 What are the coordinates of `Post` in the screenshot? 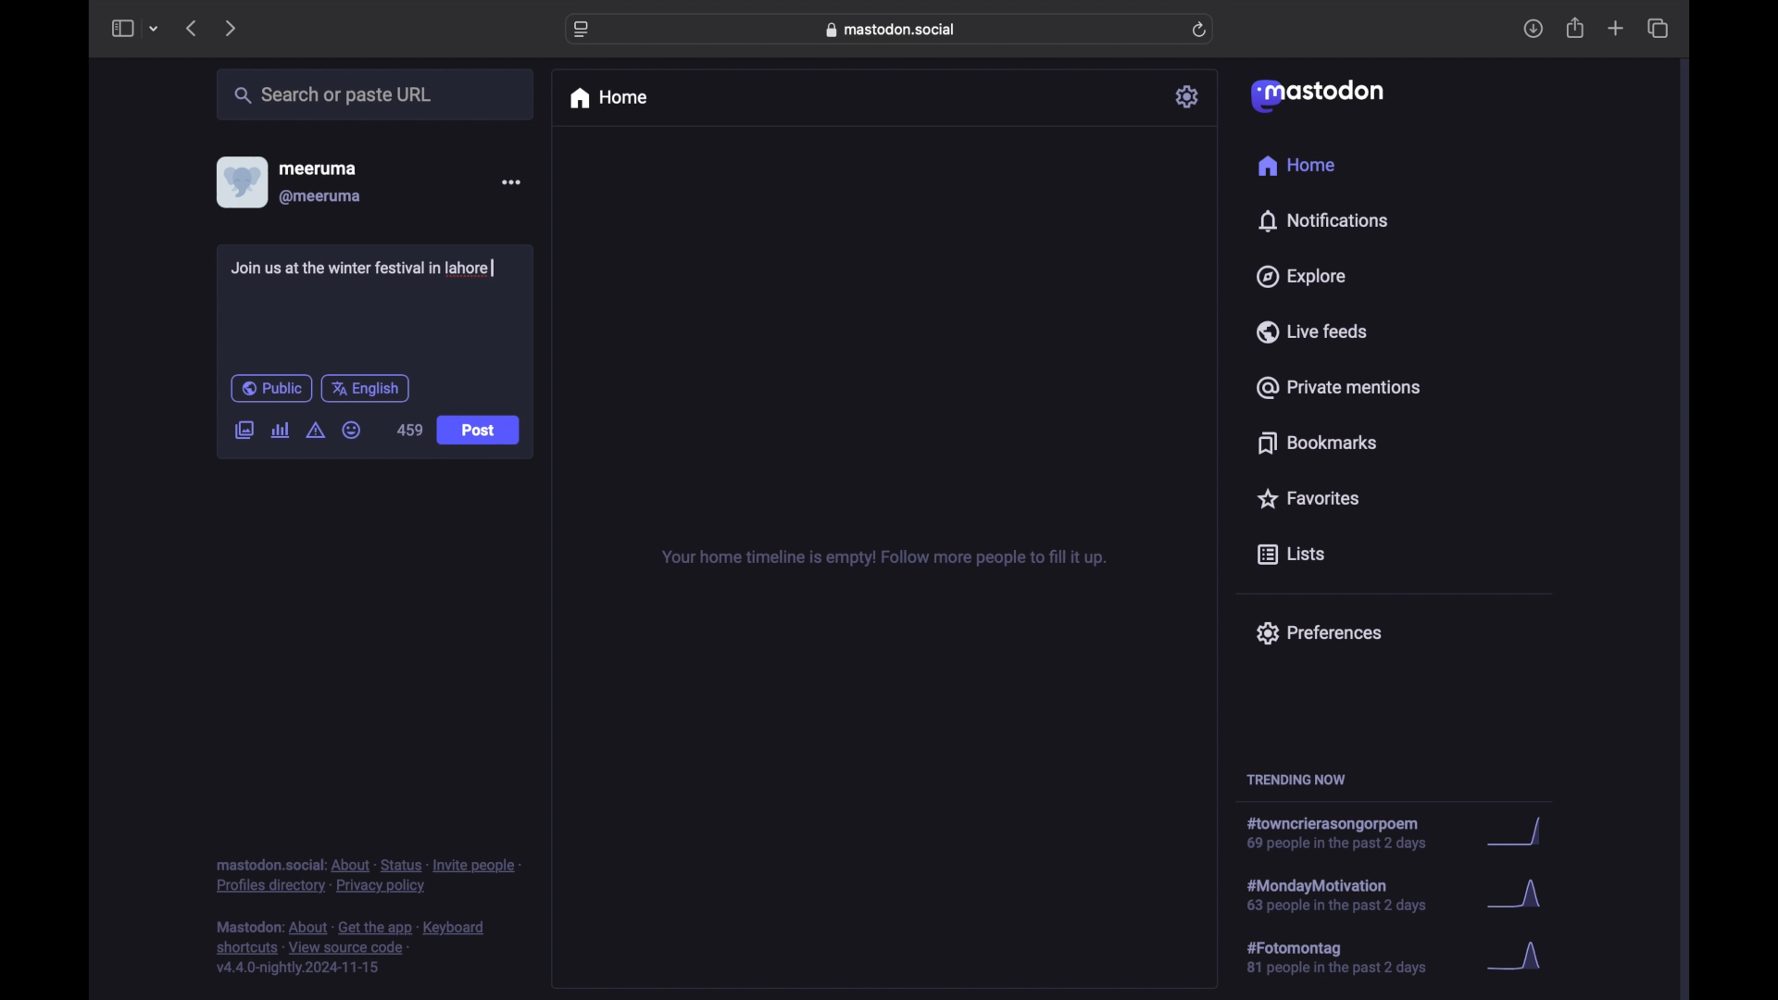 It's located at (480, 431).